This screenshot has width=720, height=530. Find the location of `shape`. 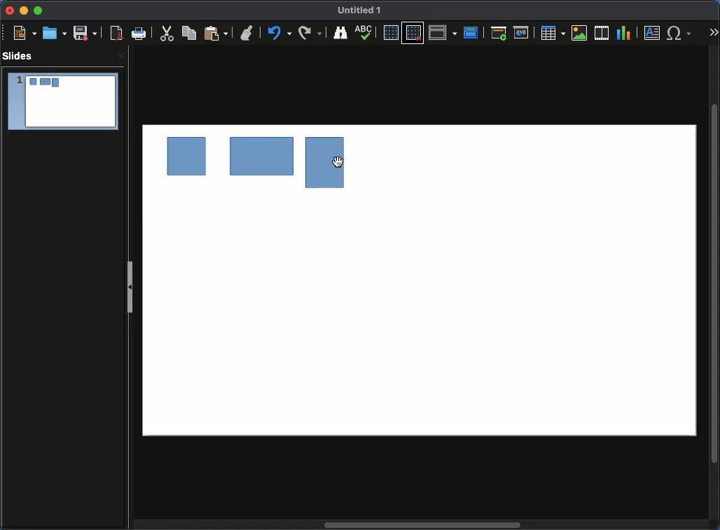

shape is located at coordinates (188, 159).